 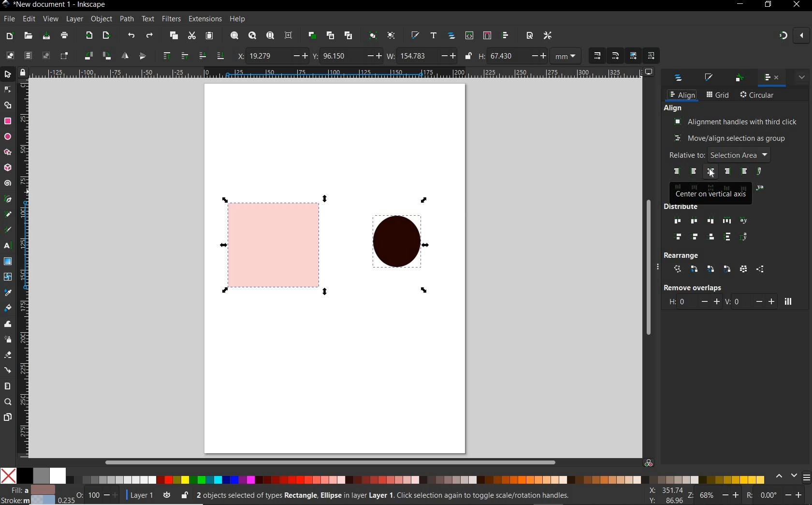 I want to click on RANDOM EXCHANGE, so click(x=743, y=270).